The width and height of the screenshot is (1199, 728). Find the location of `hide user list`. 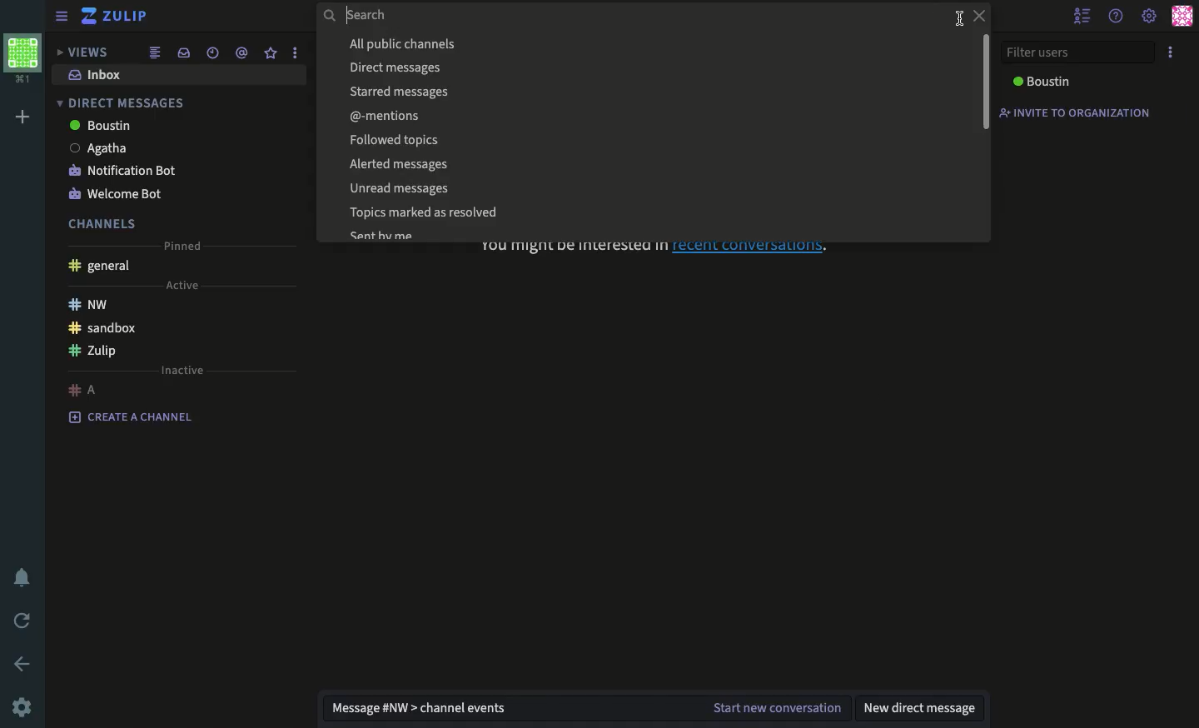

hide user list is located at coordinates (1082, 17).